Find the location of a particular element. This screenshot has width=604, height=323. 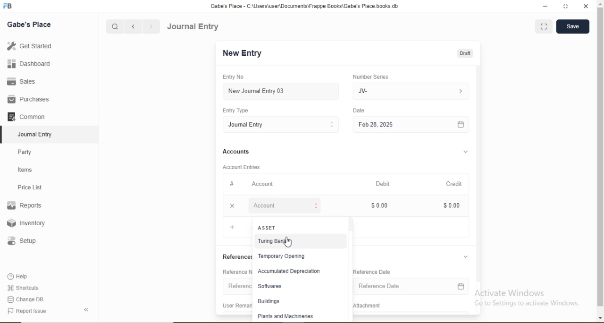

Calendar is located at coordinates (461, 287).